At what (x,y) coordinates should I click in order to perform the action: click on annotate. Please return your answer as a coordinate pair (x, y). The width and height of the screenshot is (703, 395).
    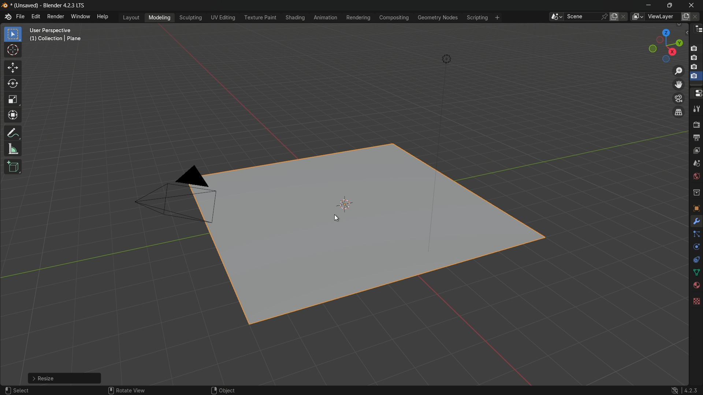
    Looking at the image, I should click on (12, 133).